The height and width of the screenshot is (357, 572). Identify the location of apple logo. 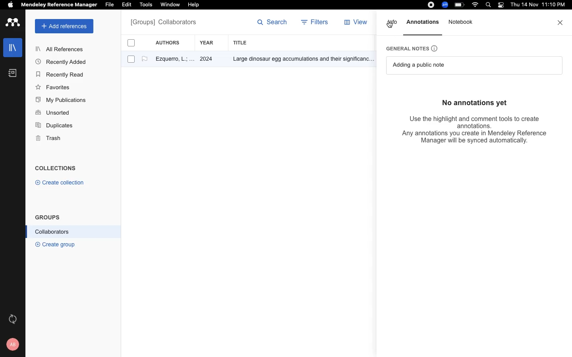
(11, 6).